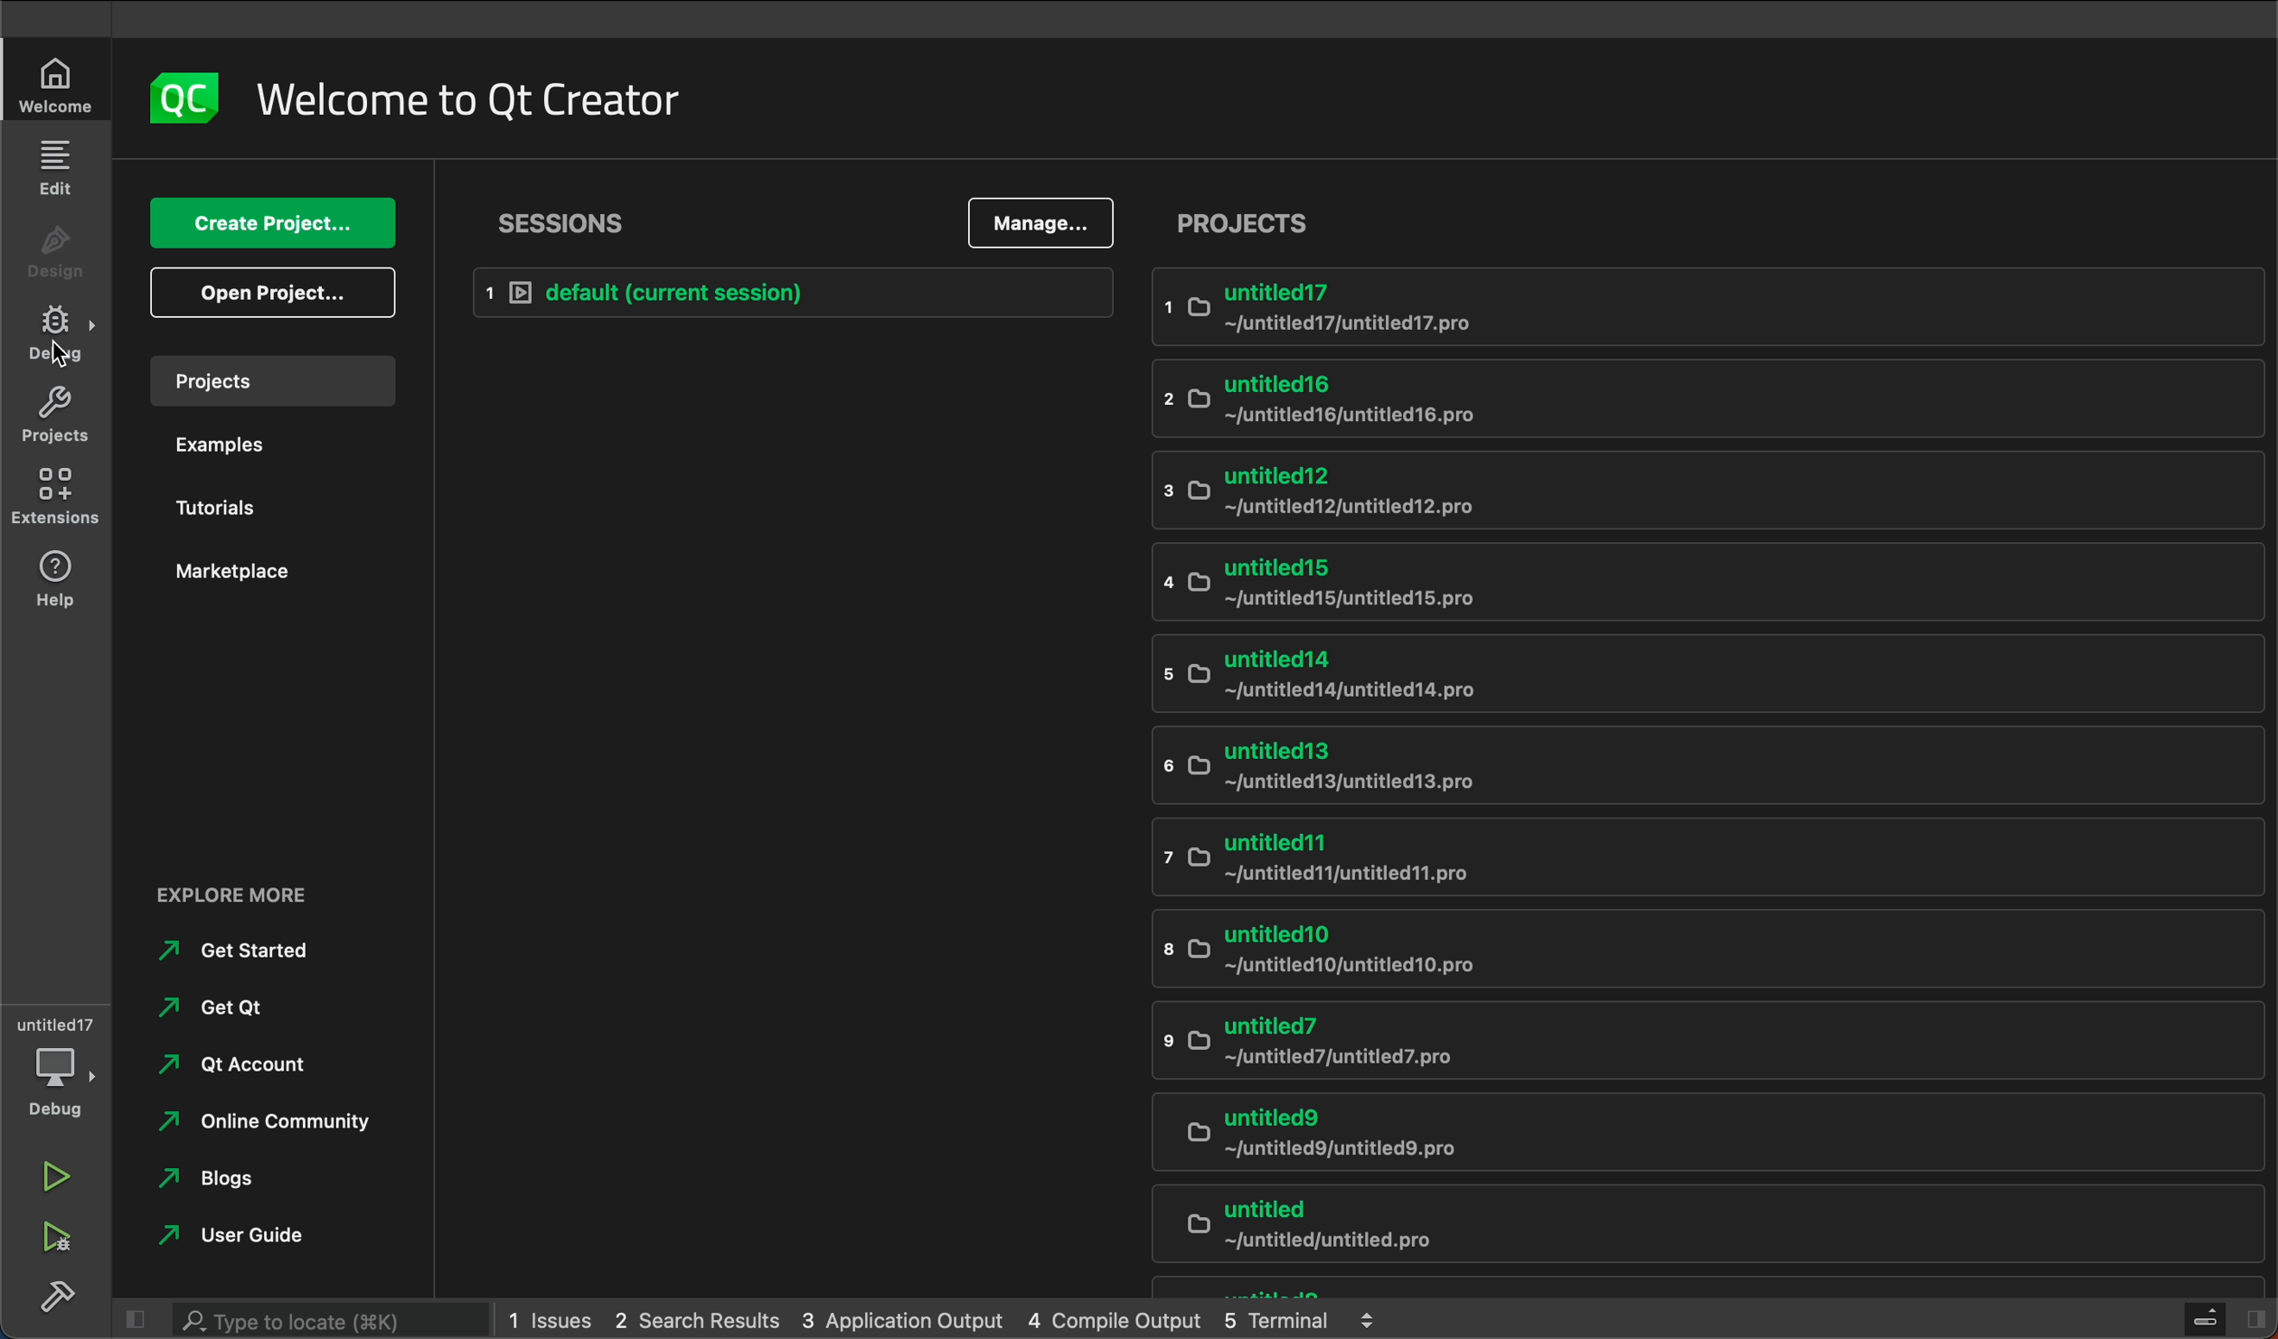  I want to click on User Guide, so click(230, 1231).